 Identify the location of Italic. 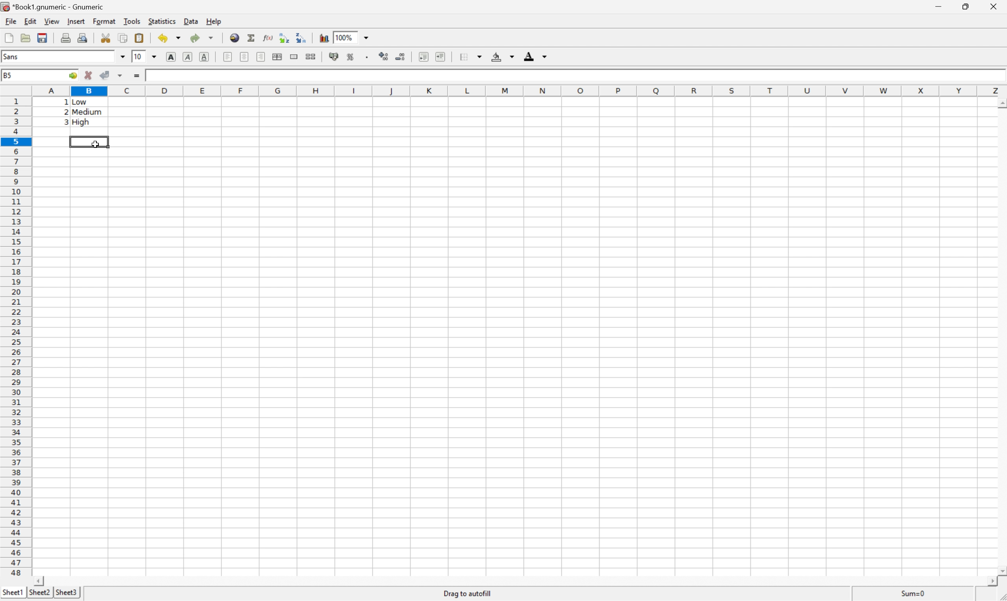
(188, 58).